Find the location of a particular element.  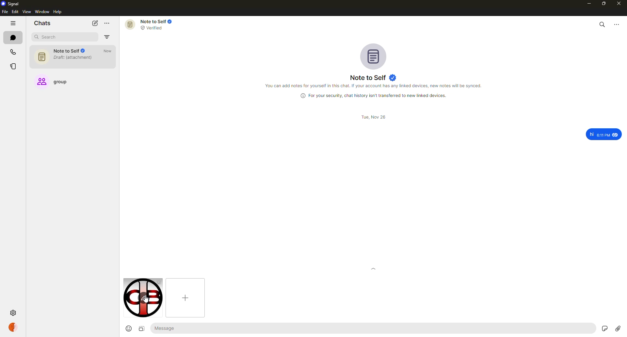

settings is located at coordinates (12, 312).